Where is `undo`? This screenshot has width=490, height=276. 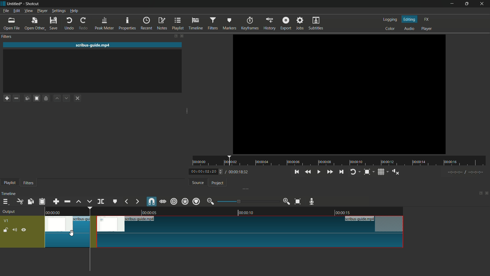 undo is located at coordinates (70, 23).